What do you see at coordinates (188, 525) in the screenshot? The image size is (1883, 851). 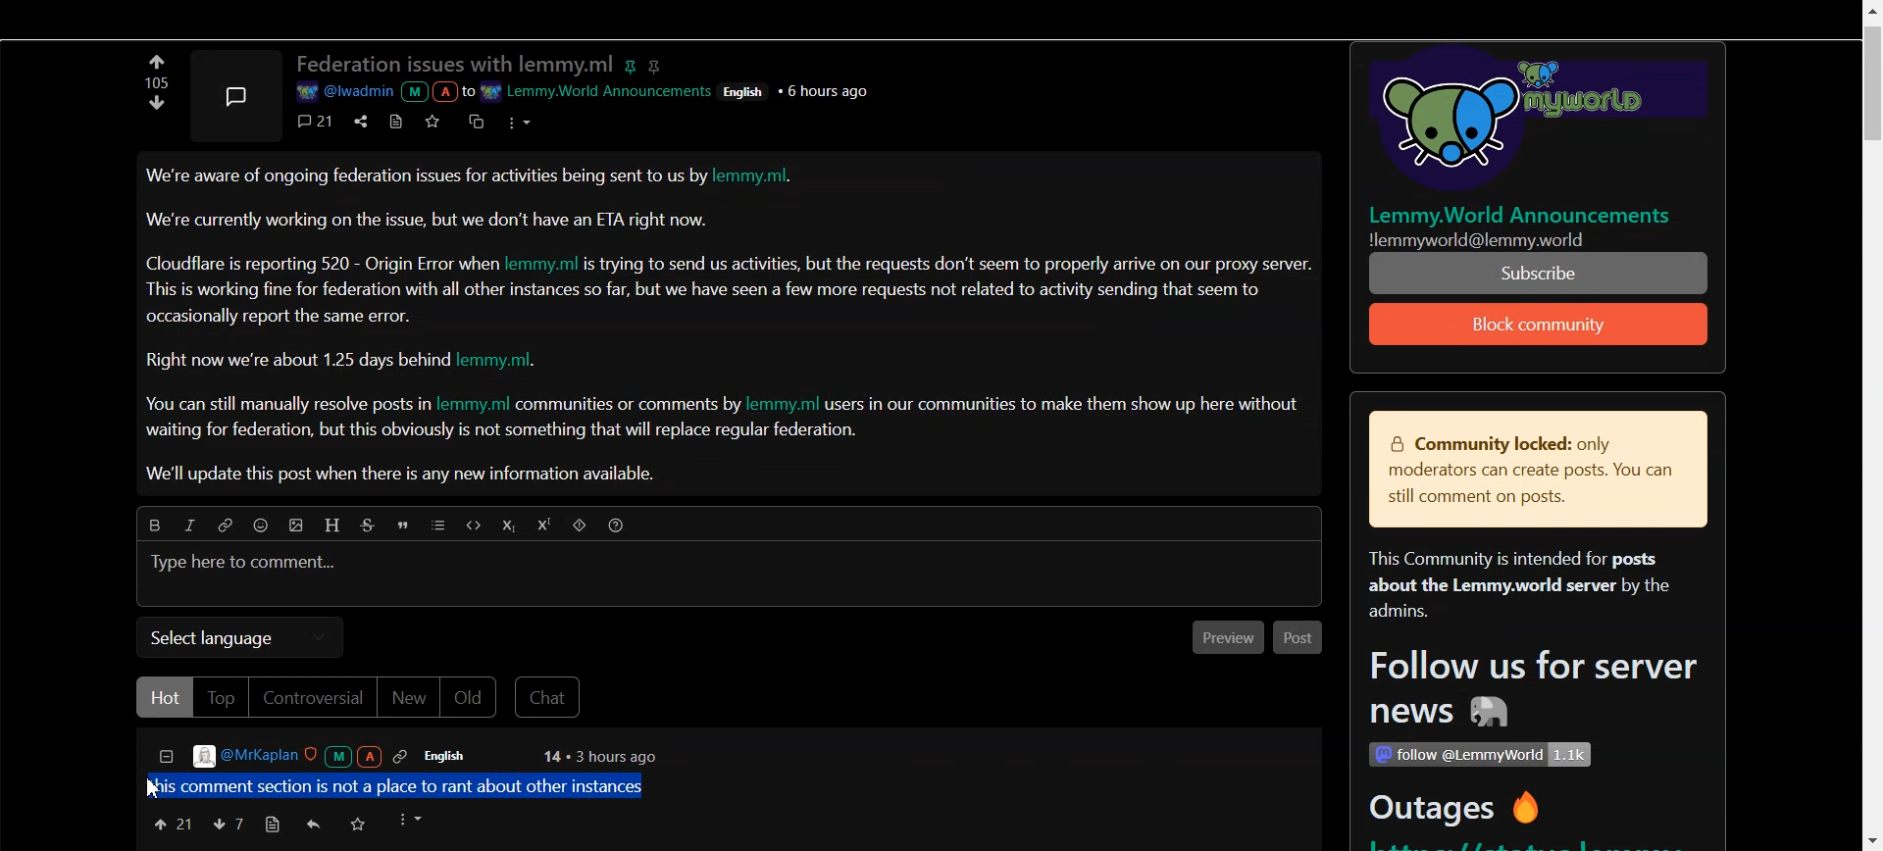 I see `Italic` at bounding box center [188, 525].